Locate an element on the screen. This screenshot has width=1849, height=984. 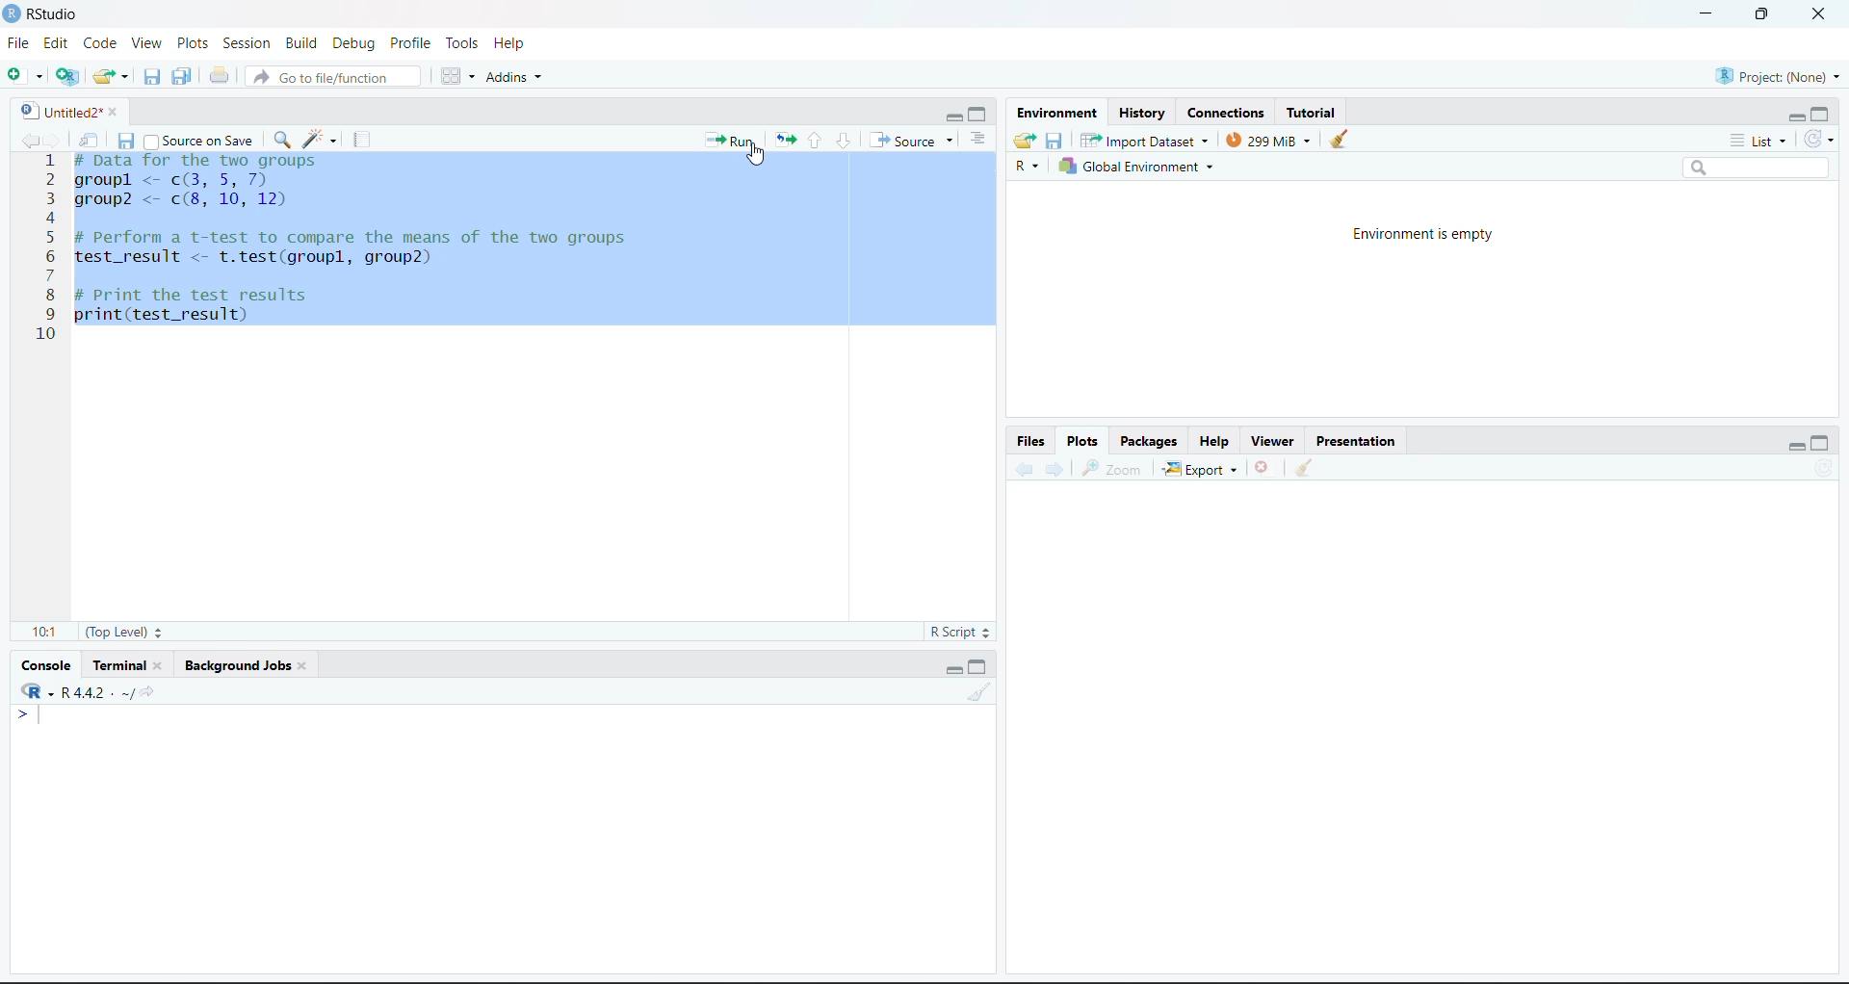
Debug is located at coordinates (354, 43).